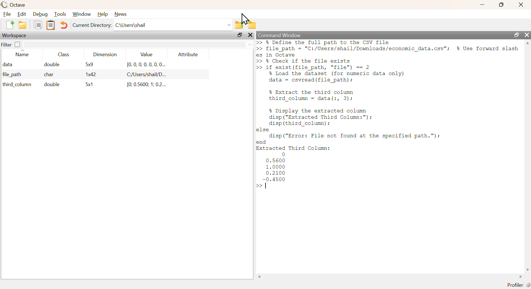 The image size is (531, 289). Describe the element at coordinates (7, 14) in the screenshot. I see `file` at that location.